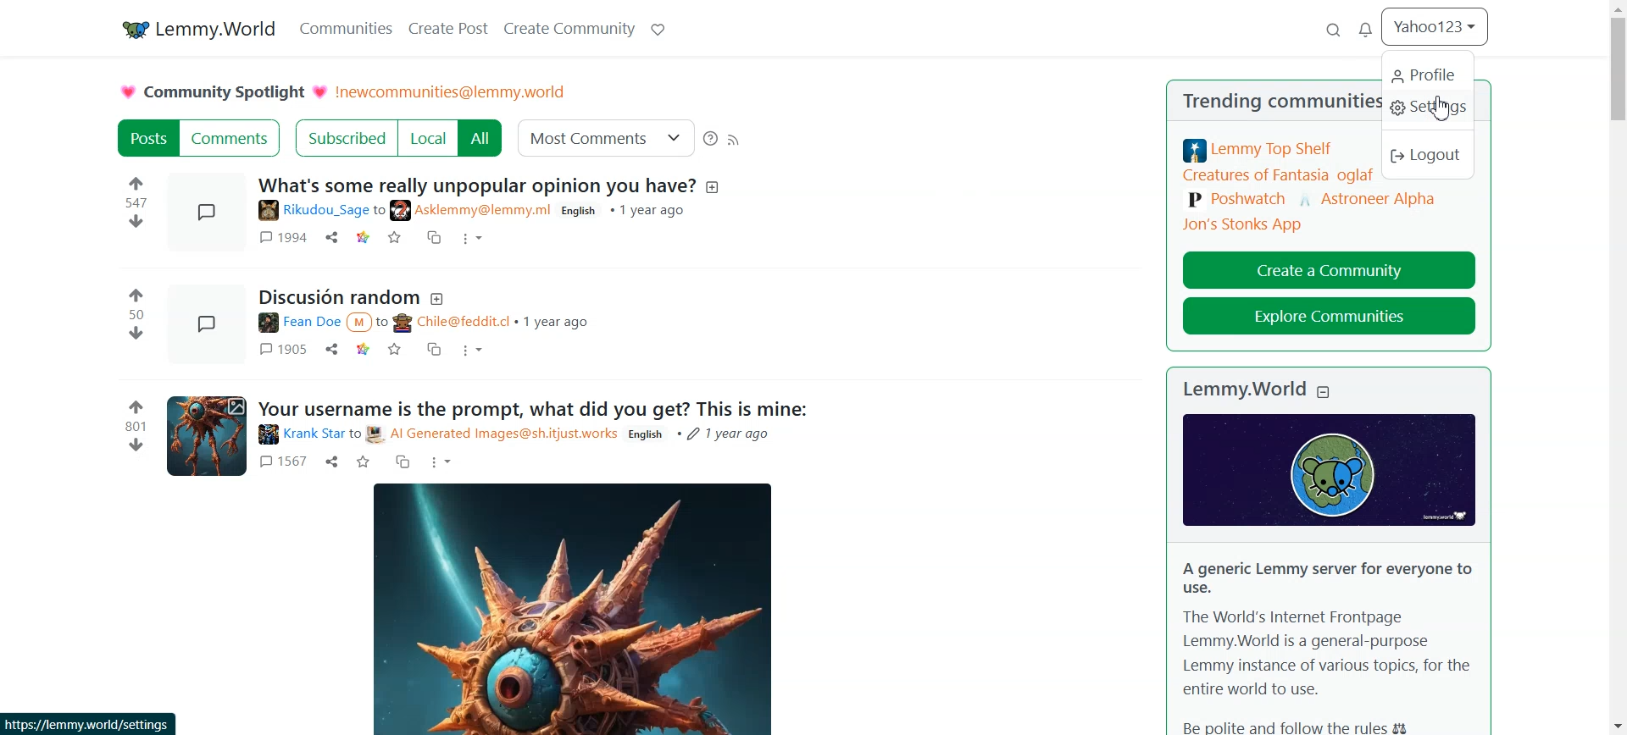 The height and width of the screenshot is (735, 1627). I want to click on thumbnail, so click(203, 324).